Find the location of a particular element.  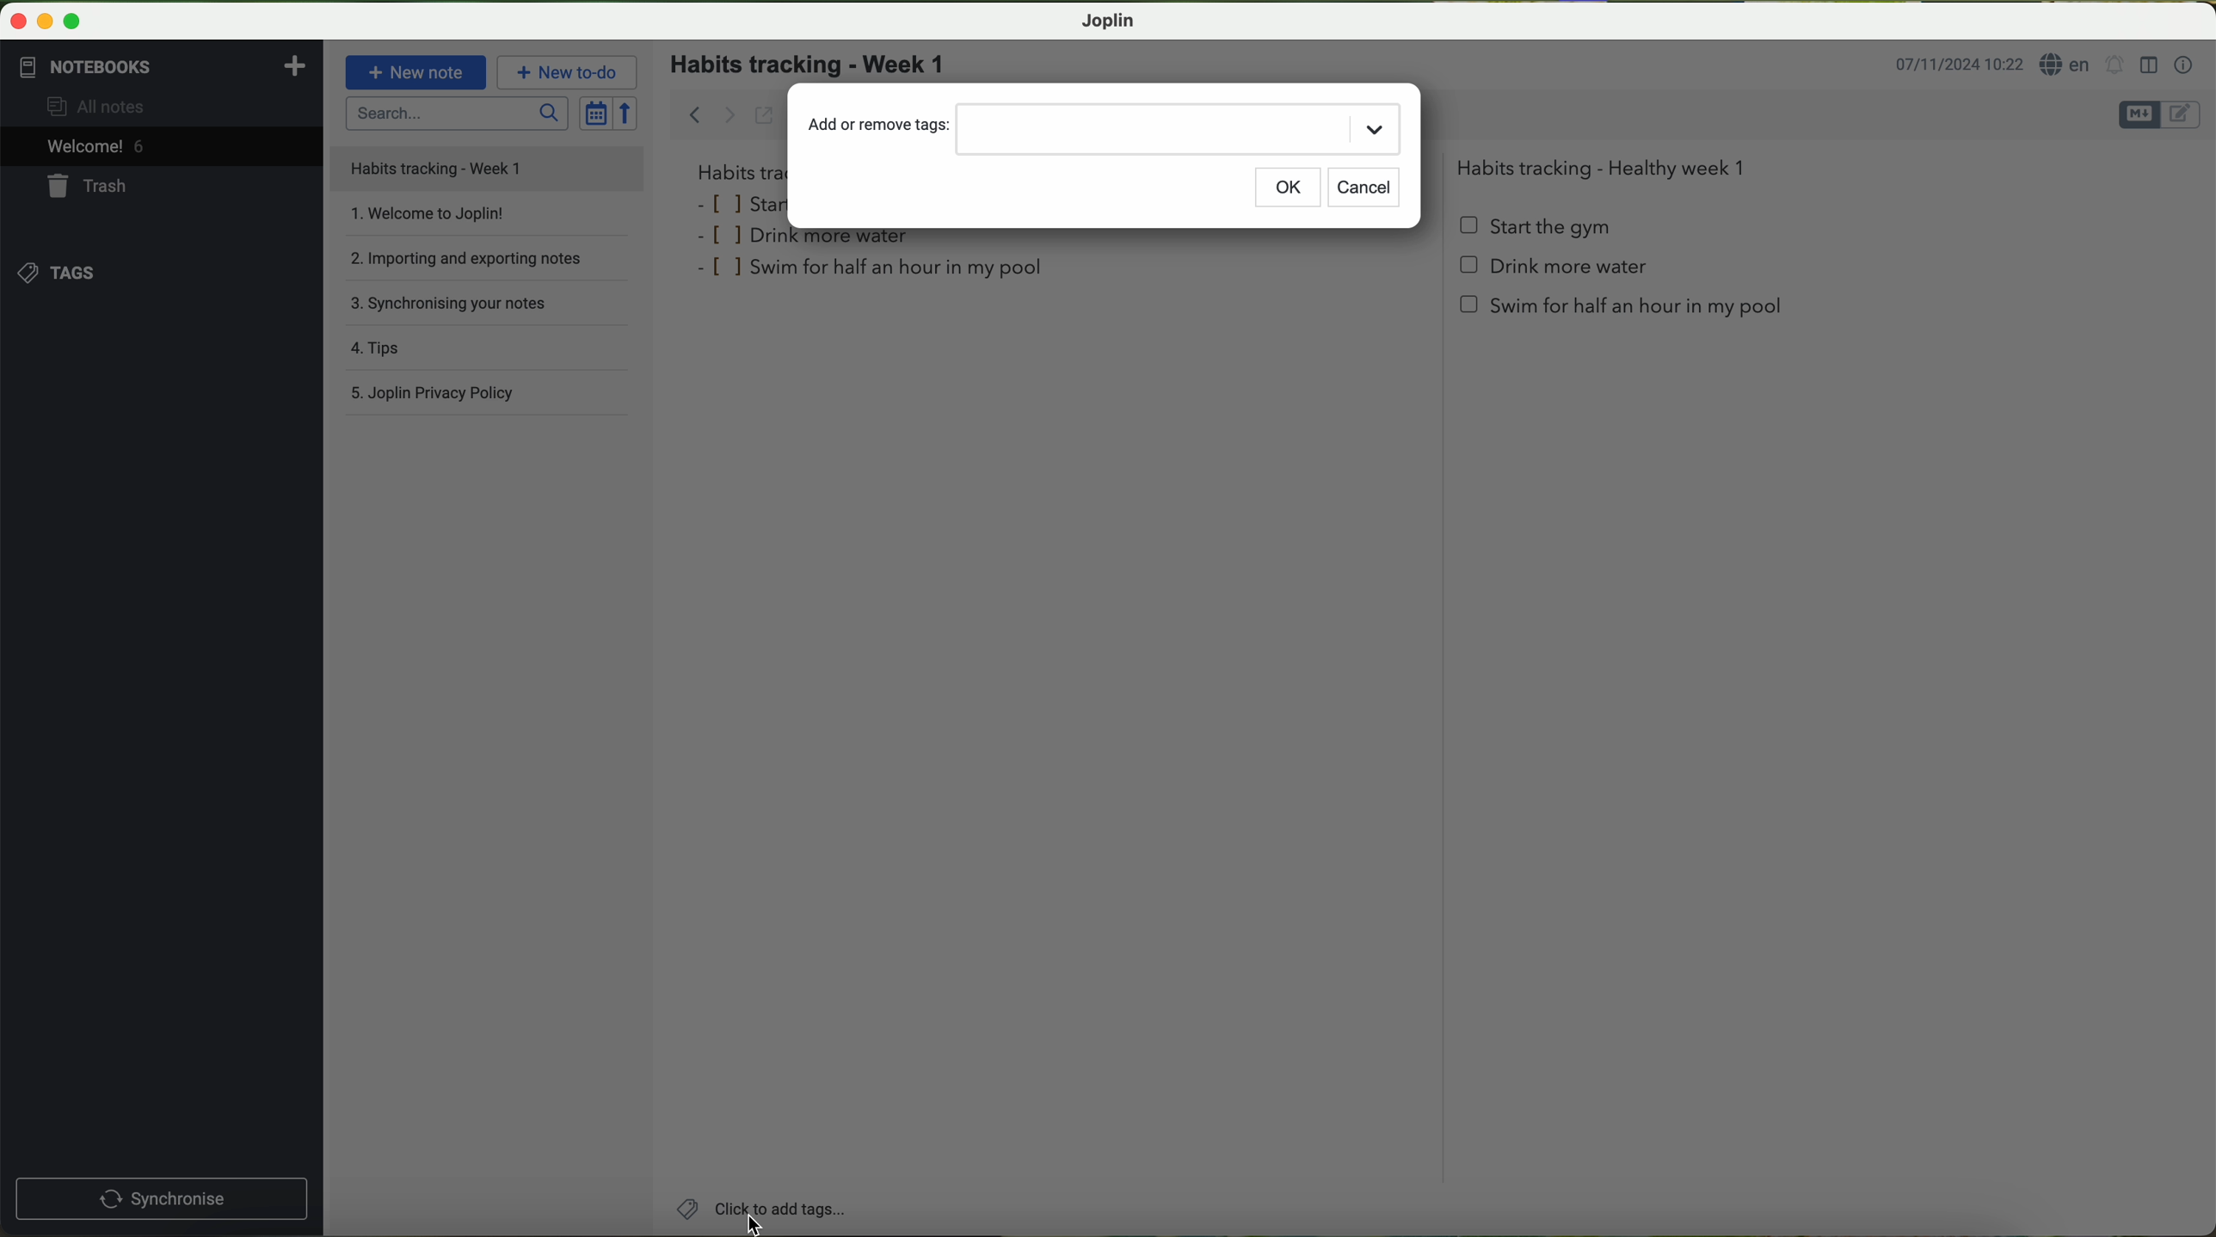

Habits tracking - Healthy week 1 is located at coordinates (1609, 164).